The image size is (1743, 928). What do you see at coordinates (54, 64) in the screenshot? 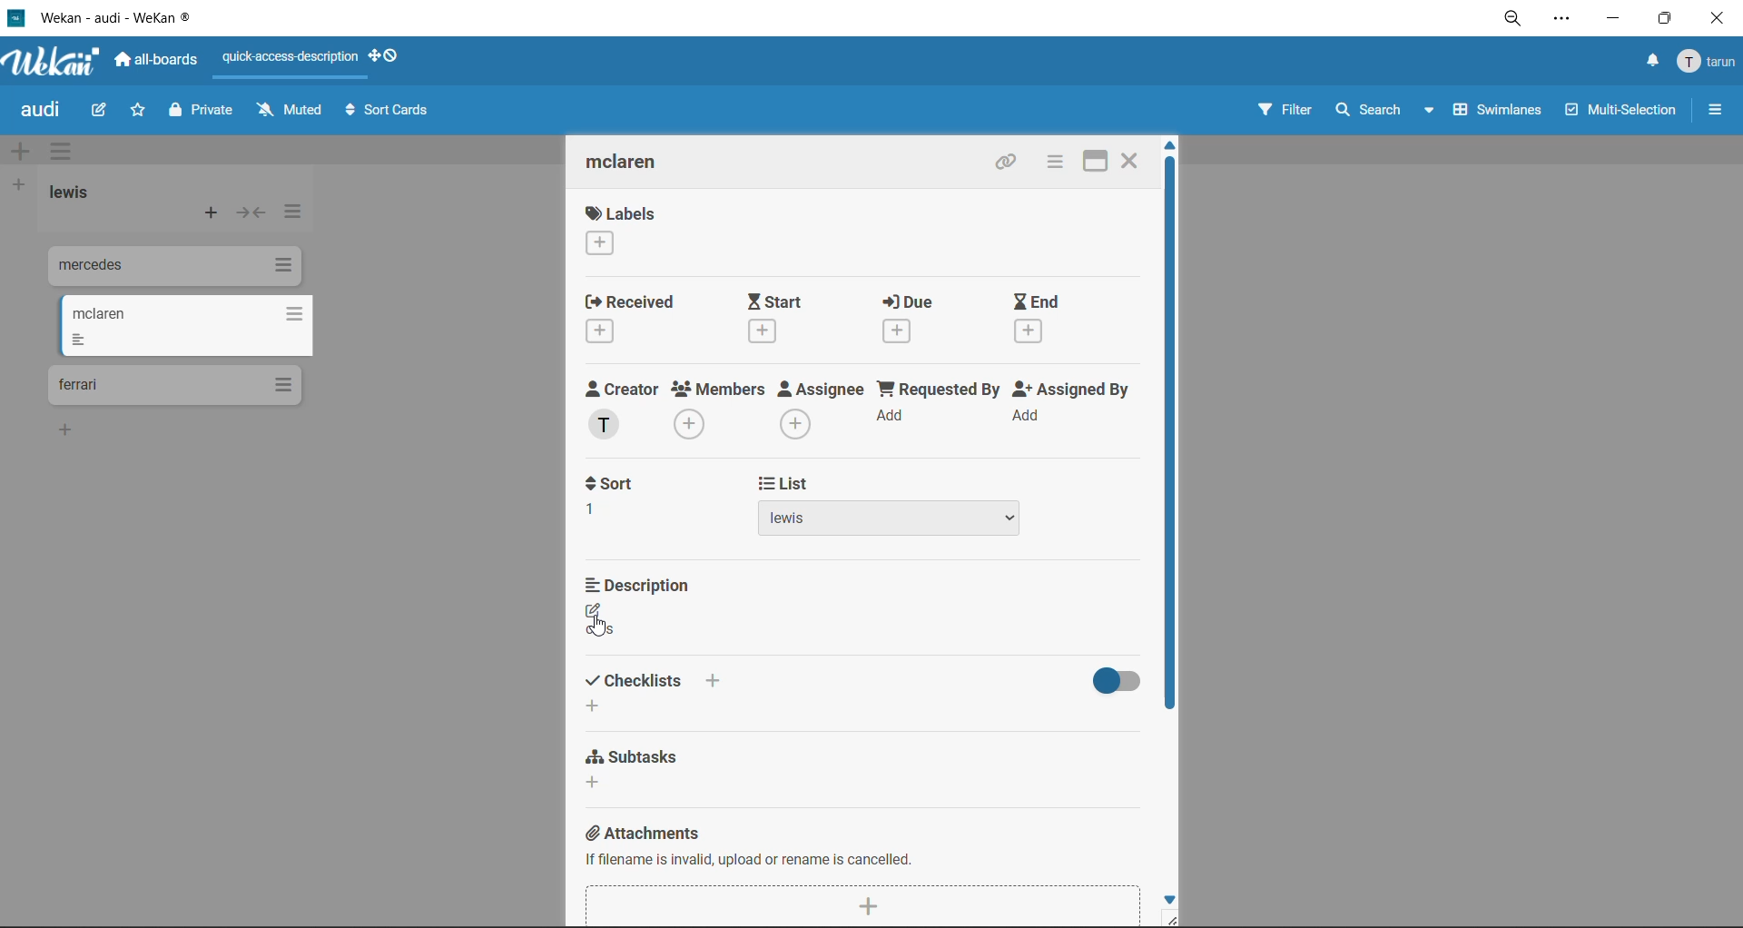
I see `app logo` at bounding box center [54, 64].